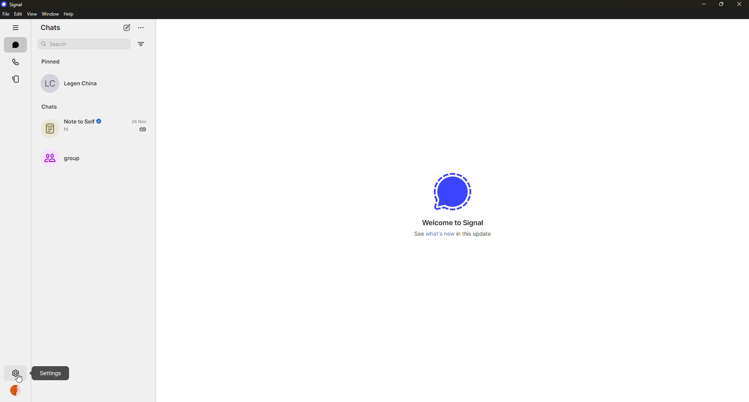  Describe the element at coordinates (126, 27) in the screenshot. I see `new chat` at that location.